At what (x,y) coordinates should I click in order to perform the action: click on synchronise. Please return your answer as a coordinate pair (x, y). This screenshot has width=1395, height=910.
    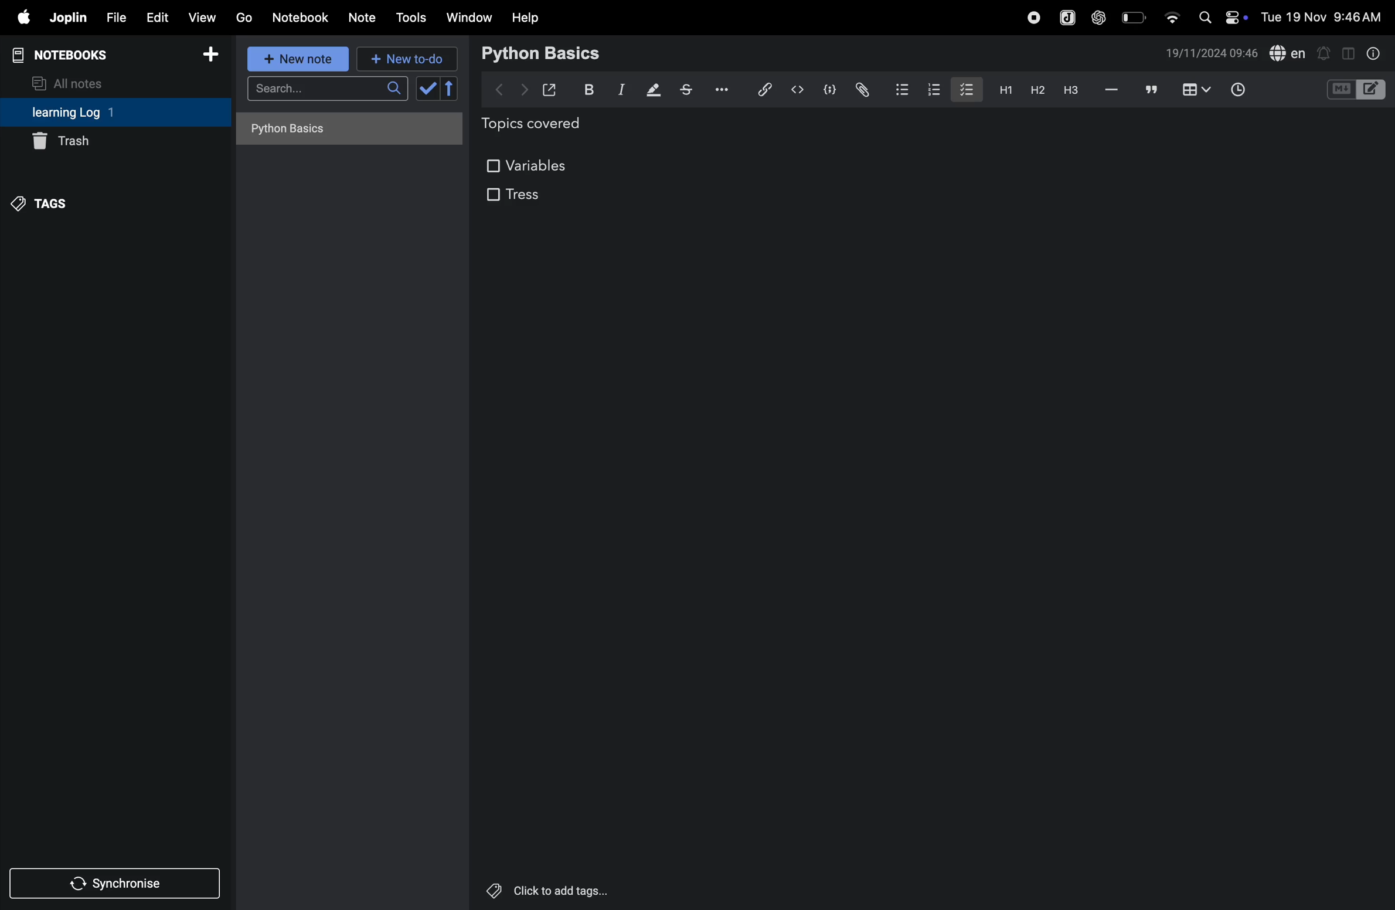
    Looking at the image, I should click on (117, 884).